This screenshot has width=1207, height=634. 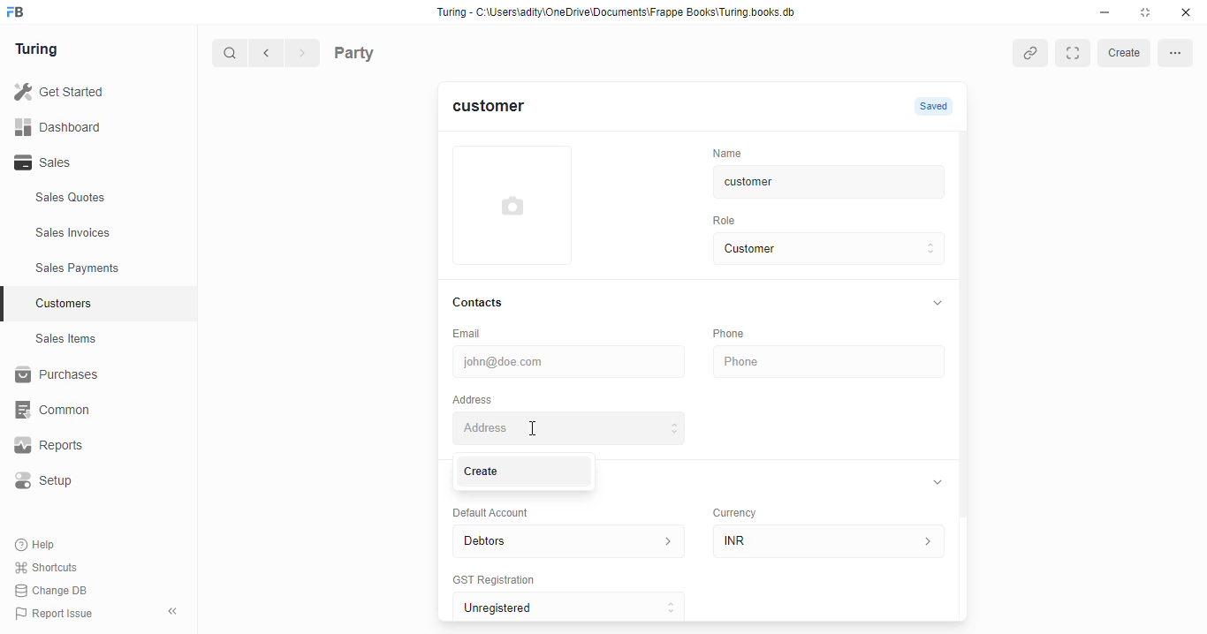 What do you see at coordinates (304, 55) in the screenshot?
I see `forward` at bounding box center [304, 55].